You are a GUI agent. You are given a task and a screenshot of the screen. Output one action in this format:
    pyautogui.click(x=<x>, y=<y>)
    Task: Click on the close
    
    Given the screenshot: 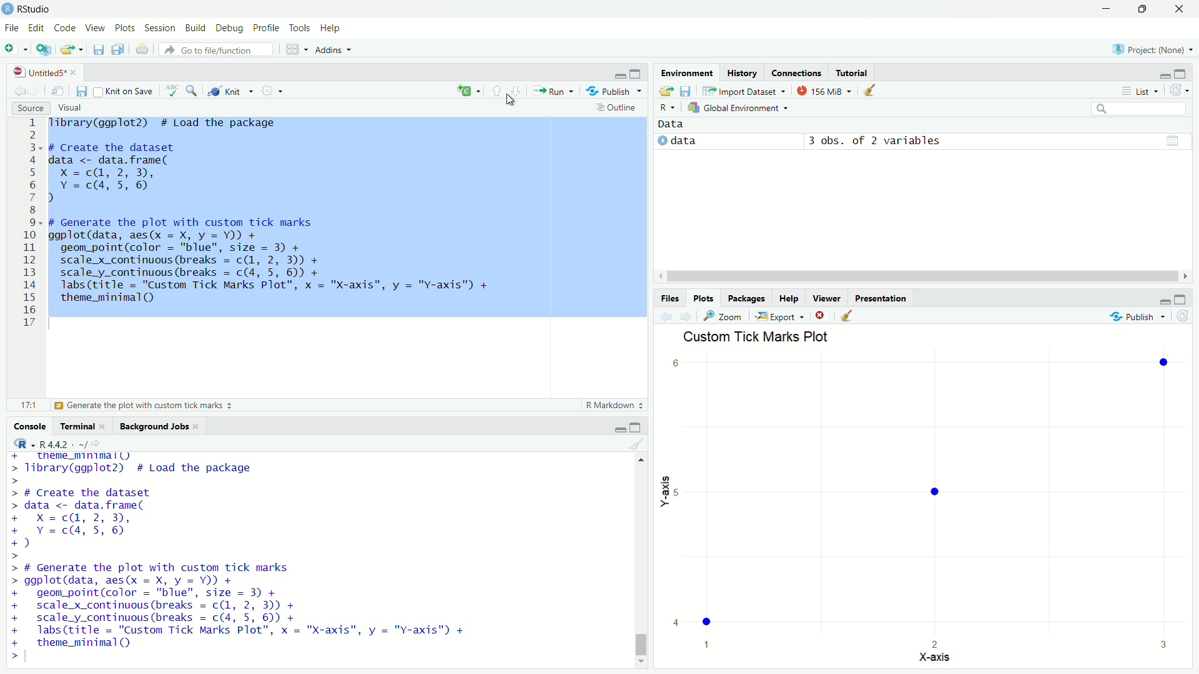 What is the action you would take?
    pyautogui.click(x=77, y=71)
    